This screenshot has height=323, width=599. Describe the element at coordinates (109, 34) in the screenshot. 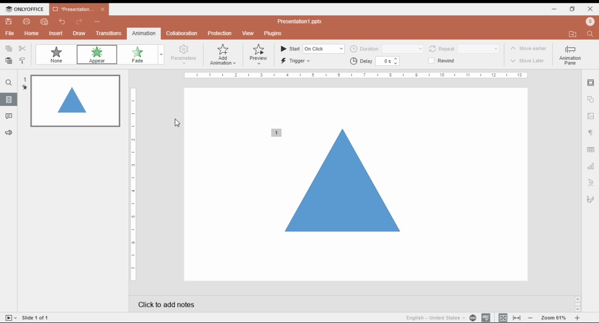

I see `transitions` at that location.